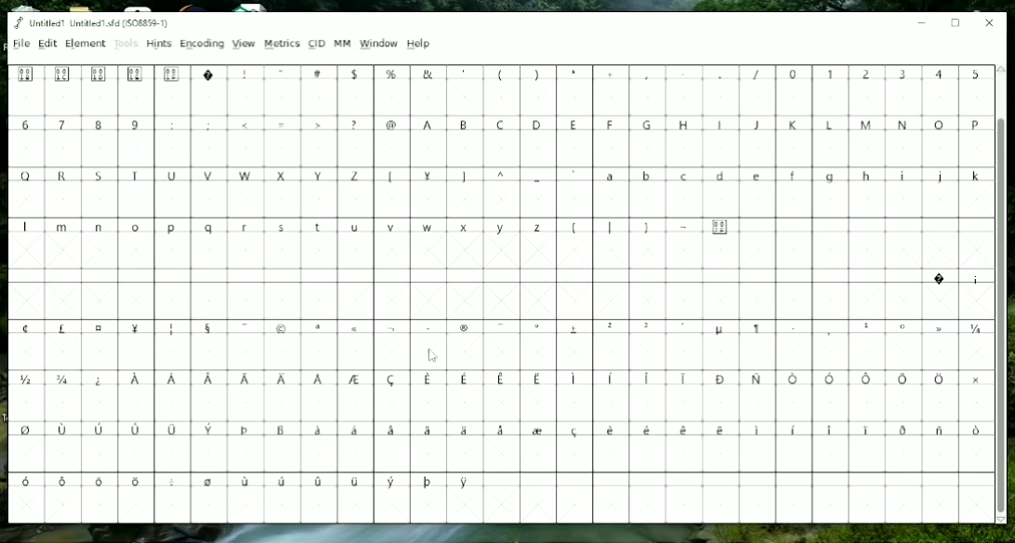  Describe the element at coordinates (84, 125) in the screenshot. I see `Numbers` at that location.